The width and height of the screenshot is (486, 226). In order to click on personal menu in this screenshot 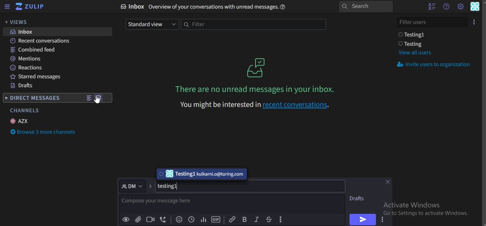, I will do `click(475, 7)`.